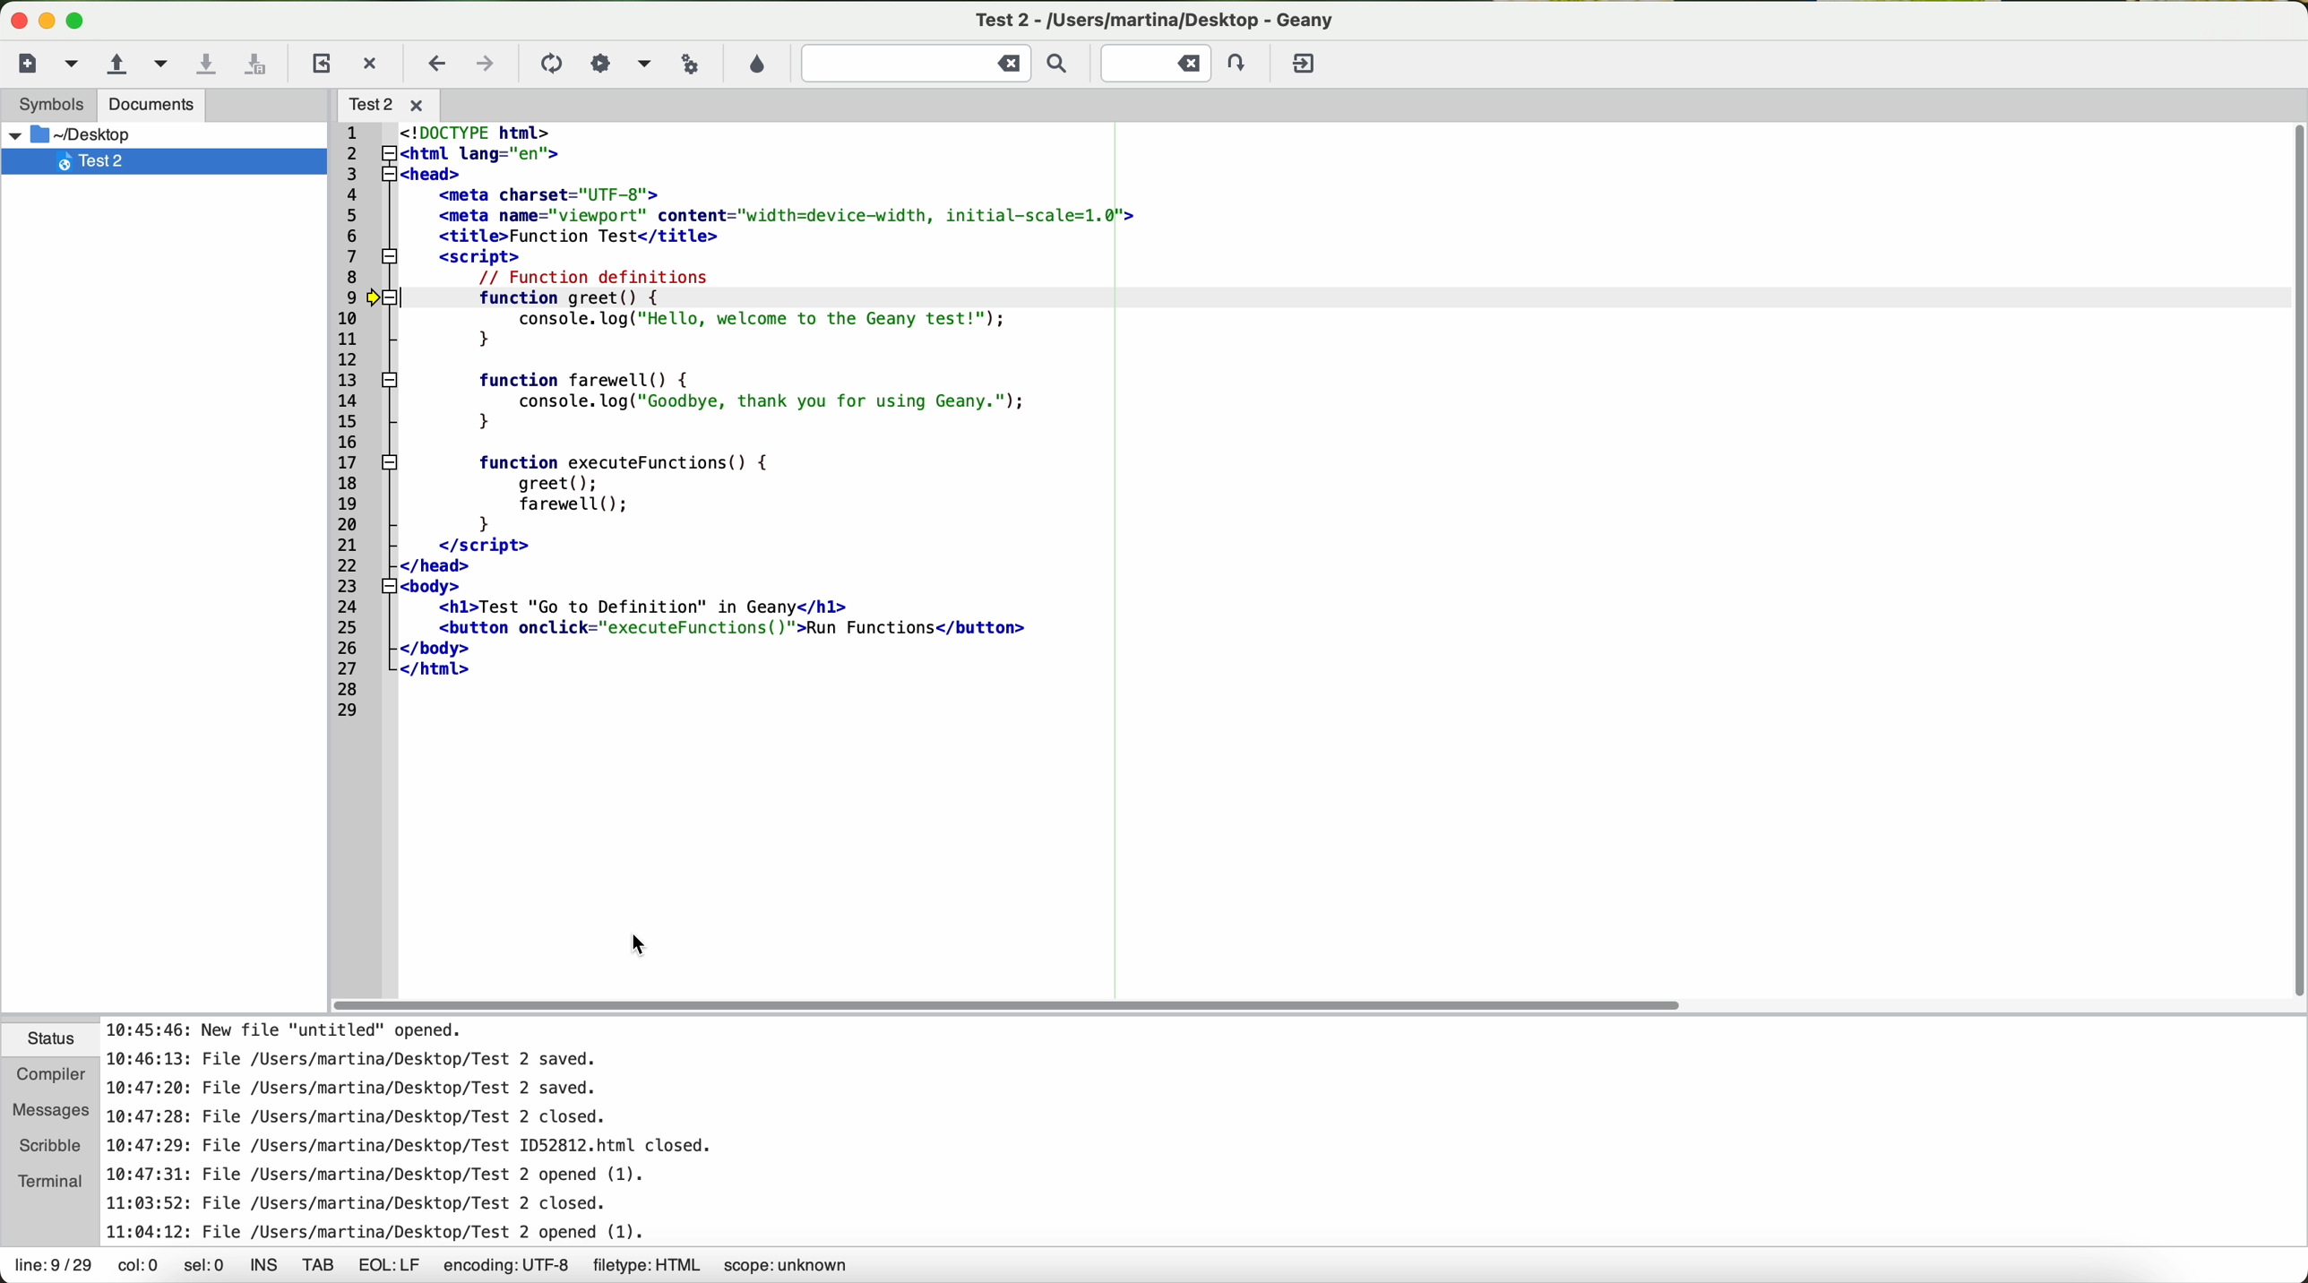  I want to click on messages, so click(47, 1110).